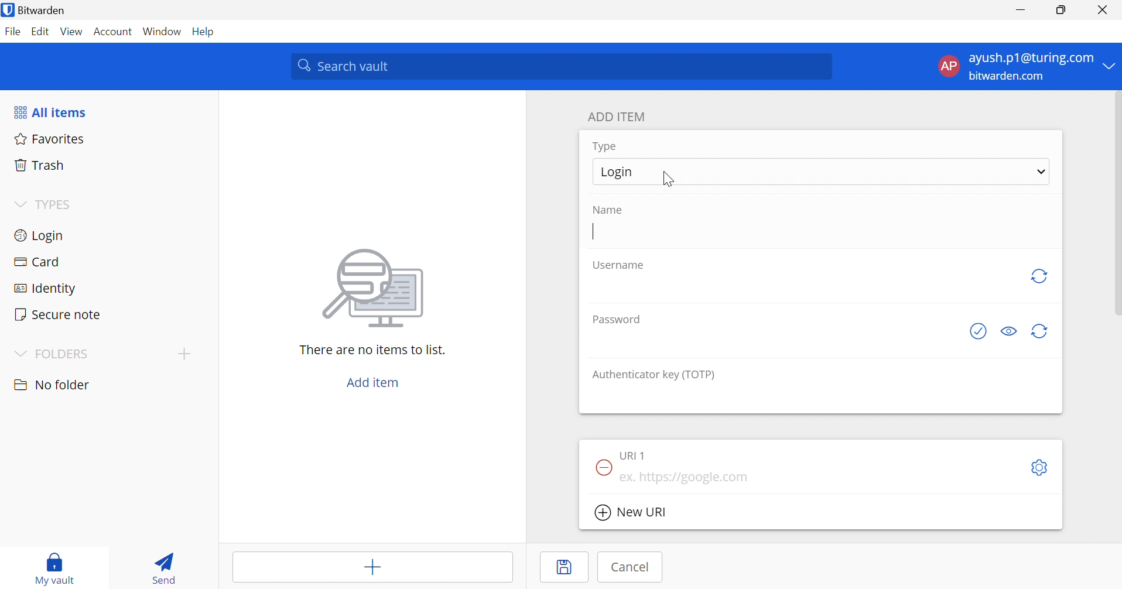  I want to click on Add item, so click(372, 383).